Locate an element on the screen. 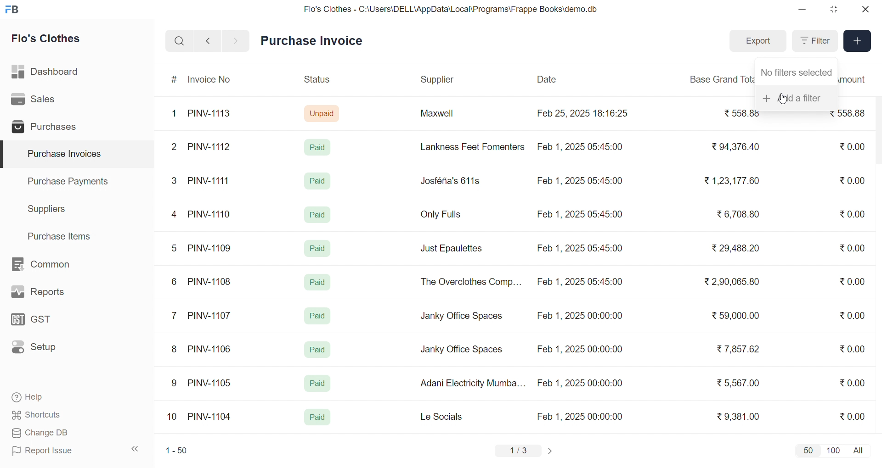  ₹ 5,567.00 is located at coordinates (736, 383).